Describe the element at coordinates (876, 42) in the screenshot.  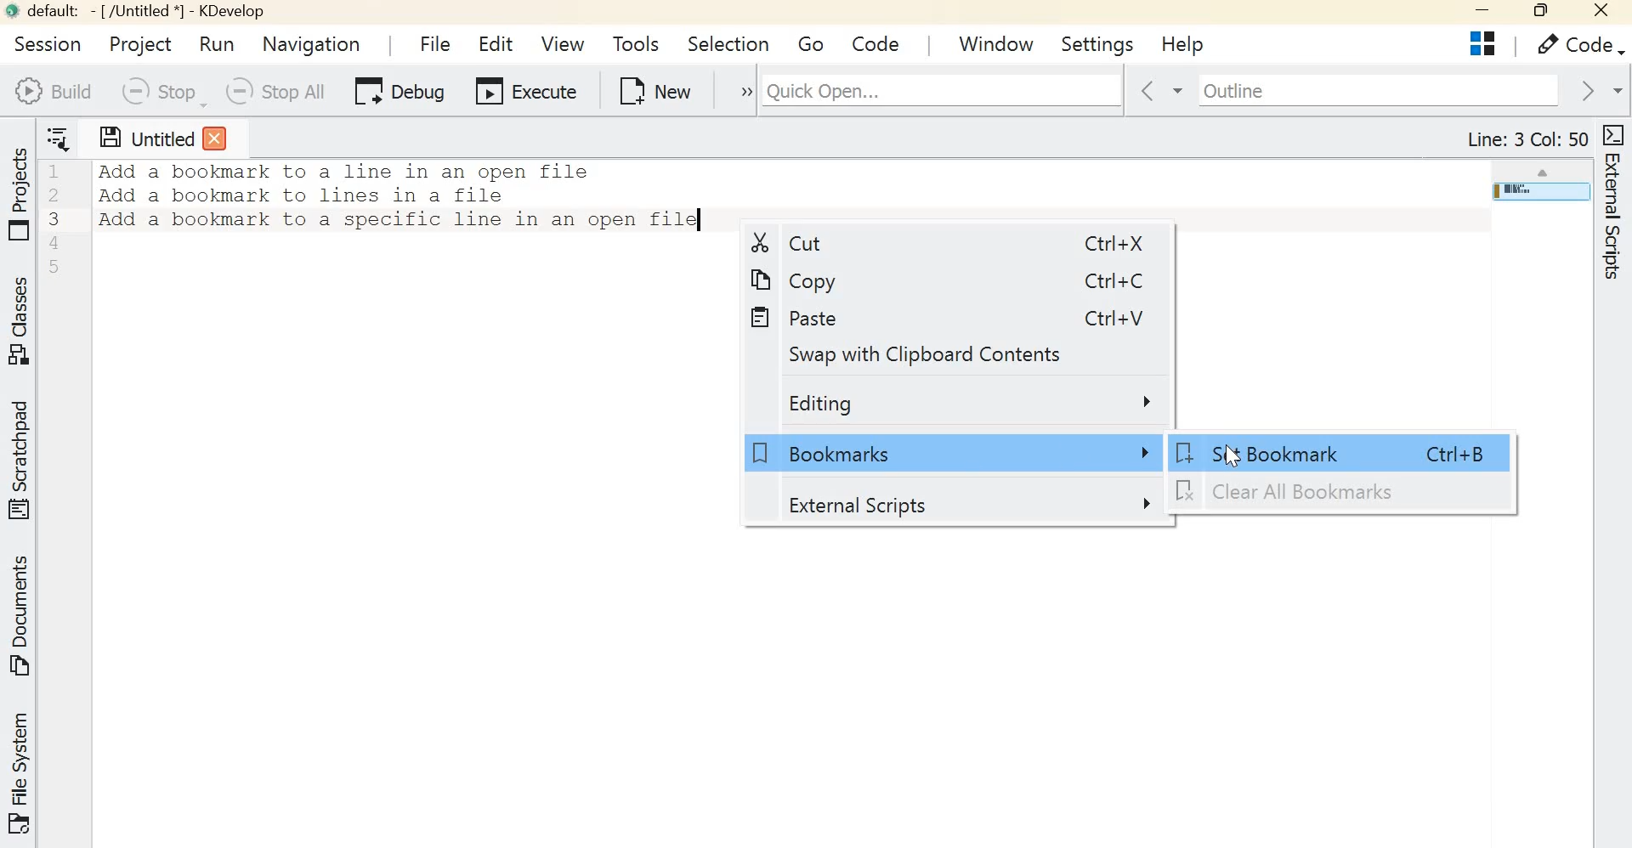
I see `code` at that location.